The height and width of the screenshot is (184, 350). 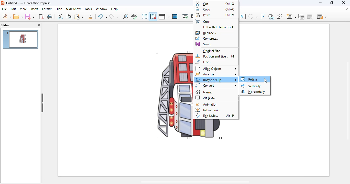 What do you see at coordinates (291, 16) in the screenshot?
I see `new slide` at bounding box center [291, 16].